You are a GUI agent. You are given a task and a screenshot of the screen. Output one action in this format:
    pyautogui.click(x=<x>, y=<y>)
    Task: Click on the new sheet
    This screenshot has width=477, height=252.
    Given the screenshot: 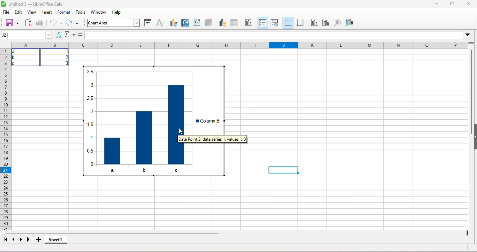 What is the action you would take?
    pyautogui.click(x=41, y=240)
    